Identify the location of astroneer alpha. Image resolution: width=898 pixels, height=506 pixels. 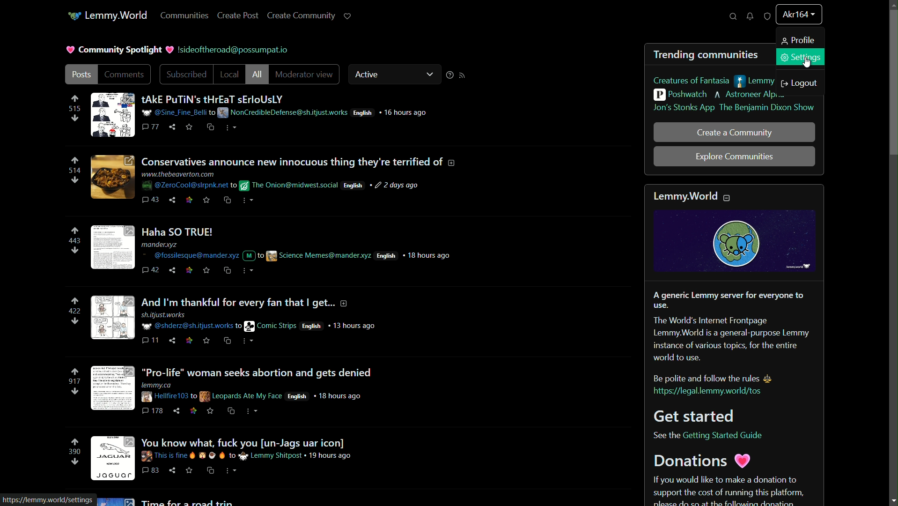
(750, 95).